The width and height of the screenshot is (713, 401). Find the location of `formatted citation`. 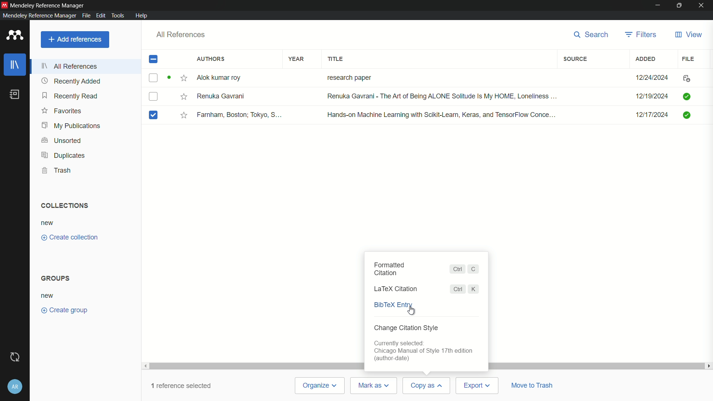

formatted citation is located at coordinates (389, 269).